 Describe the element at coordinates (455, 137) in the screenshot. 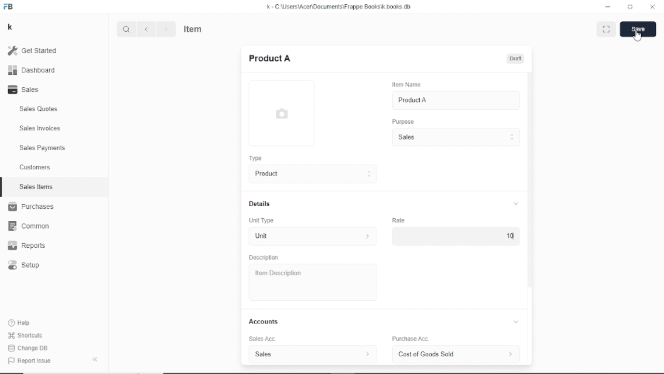

I see `Sales` at that location.